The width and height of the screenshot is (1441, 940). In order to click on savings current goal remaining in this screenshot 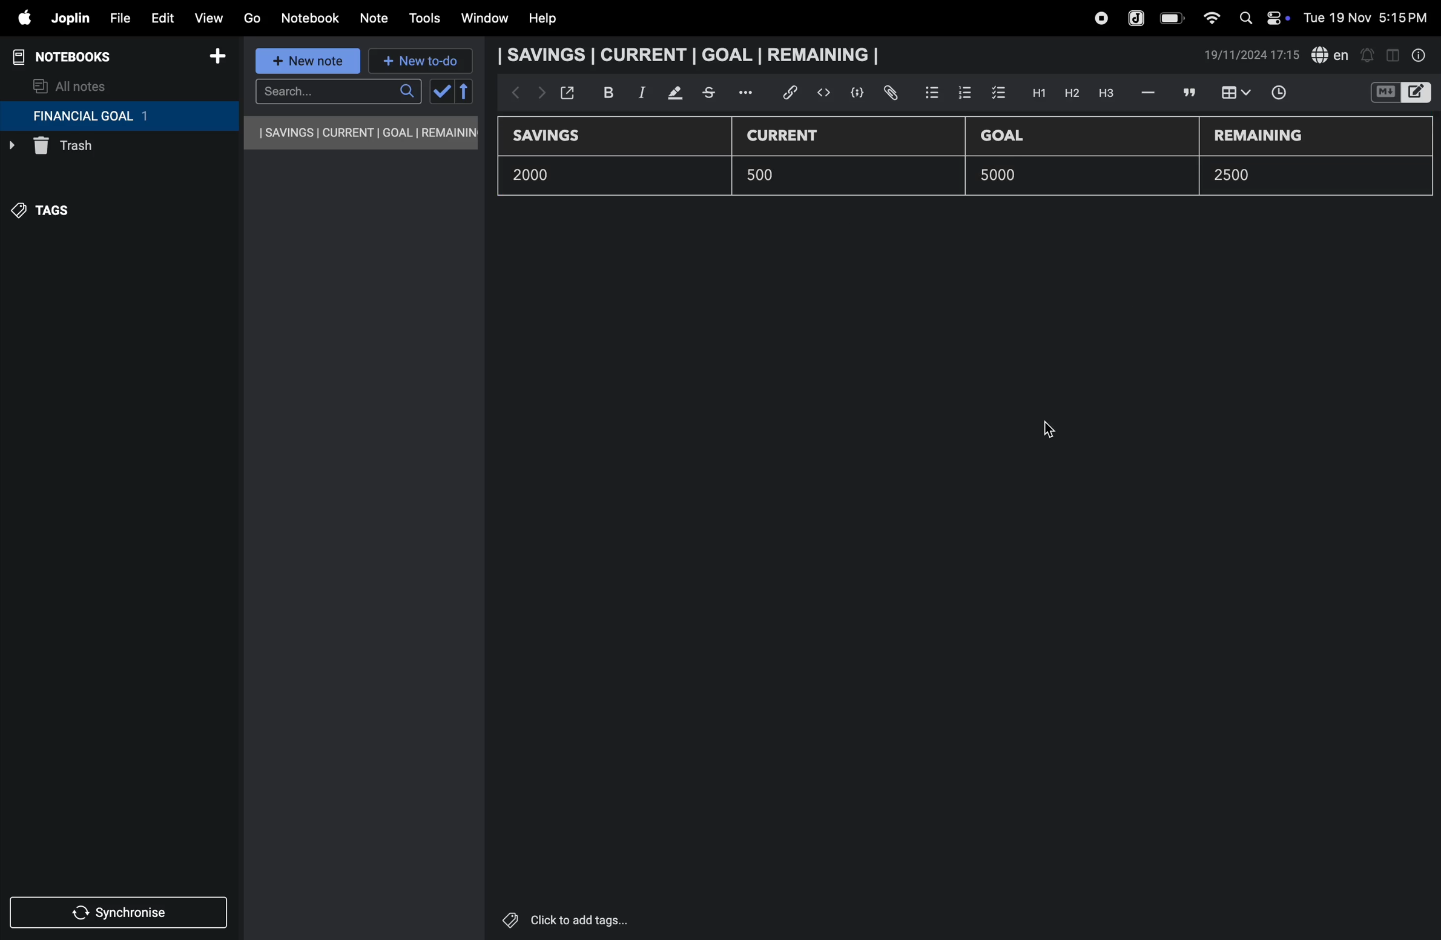, I will do `click(688, 55)`.